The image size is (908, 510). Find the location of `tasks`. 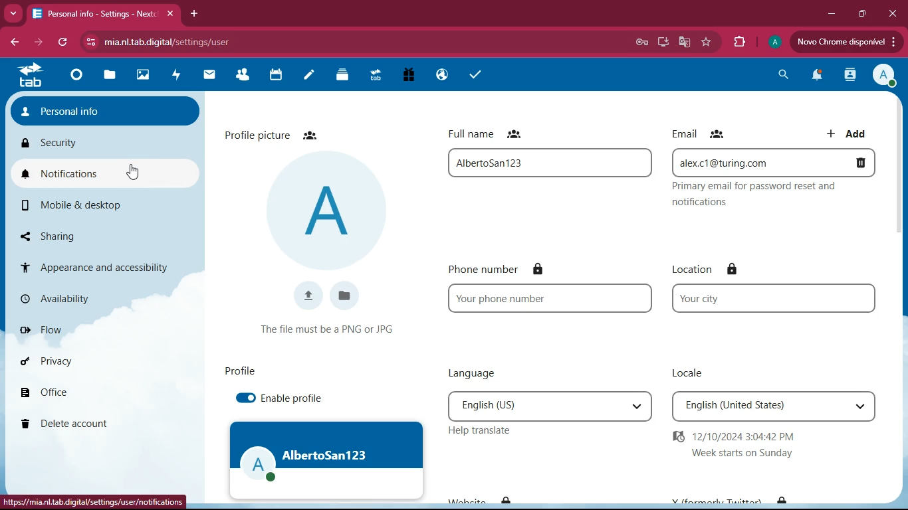

tasks is located at coordinates (471, 75).